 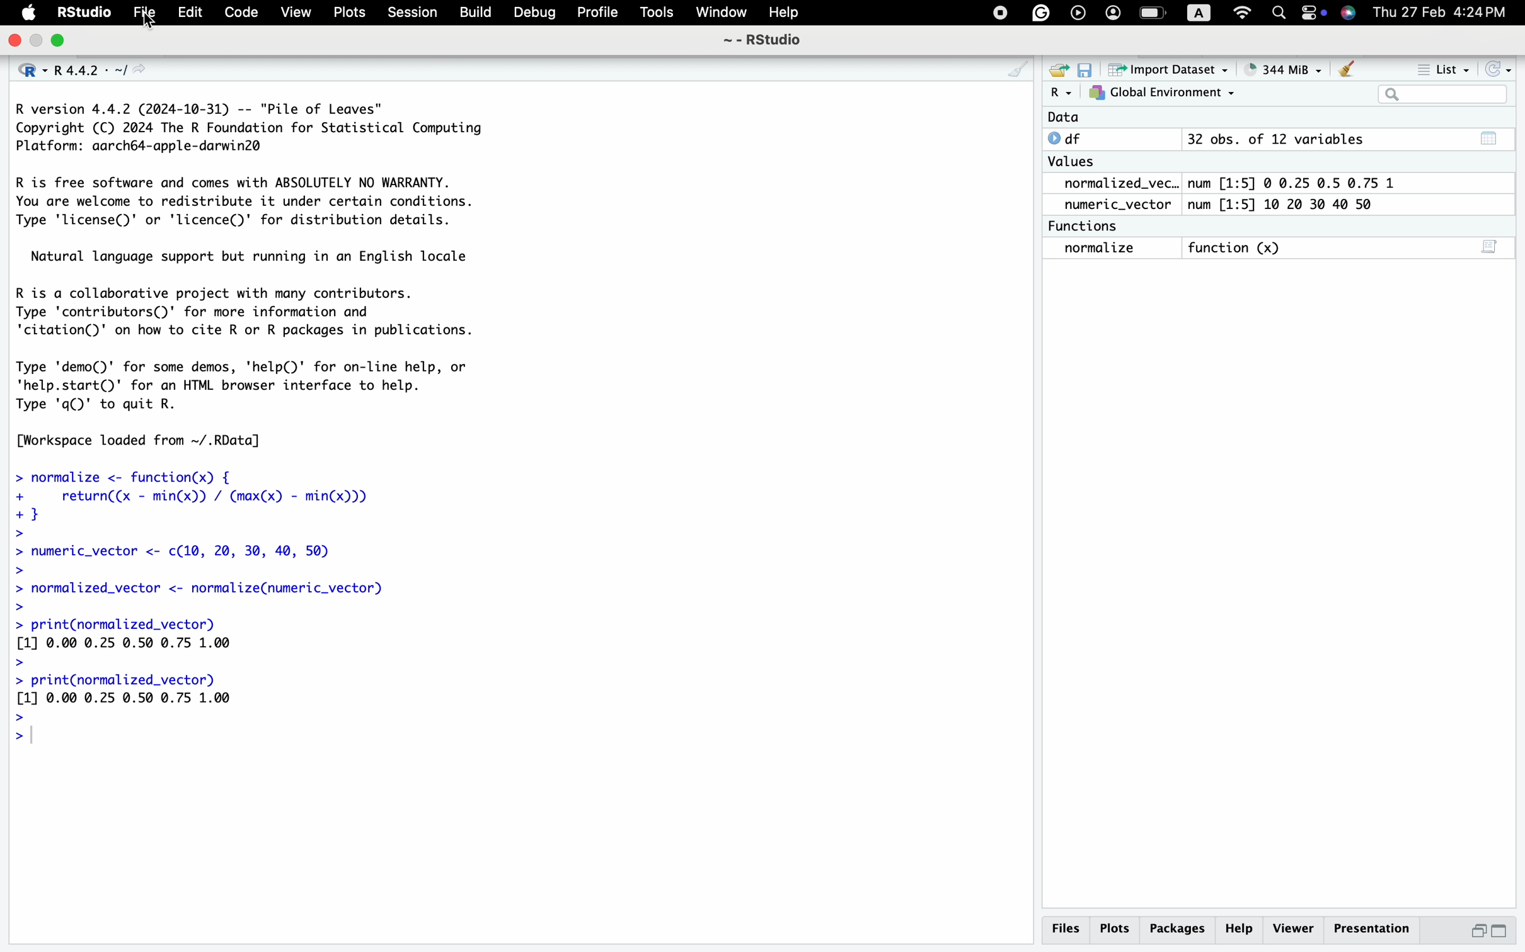 I want to click on siri, so click(x=1347, y=14).